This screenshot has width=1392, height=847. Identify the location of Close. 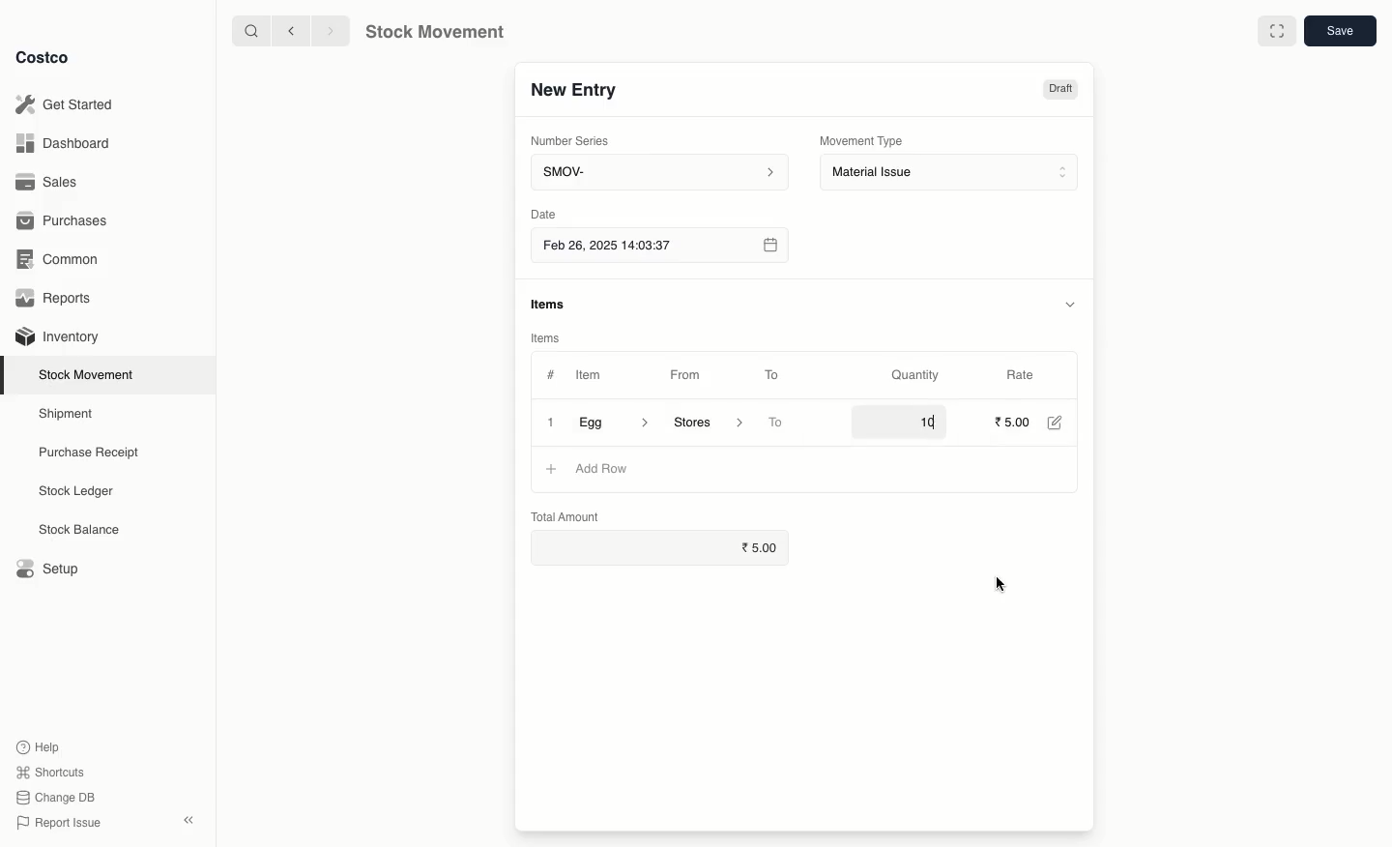
(549, 423).